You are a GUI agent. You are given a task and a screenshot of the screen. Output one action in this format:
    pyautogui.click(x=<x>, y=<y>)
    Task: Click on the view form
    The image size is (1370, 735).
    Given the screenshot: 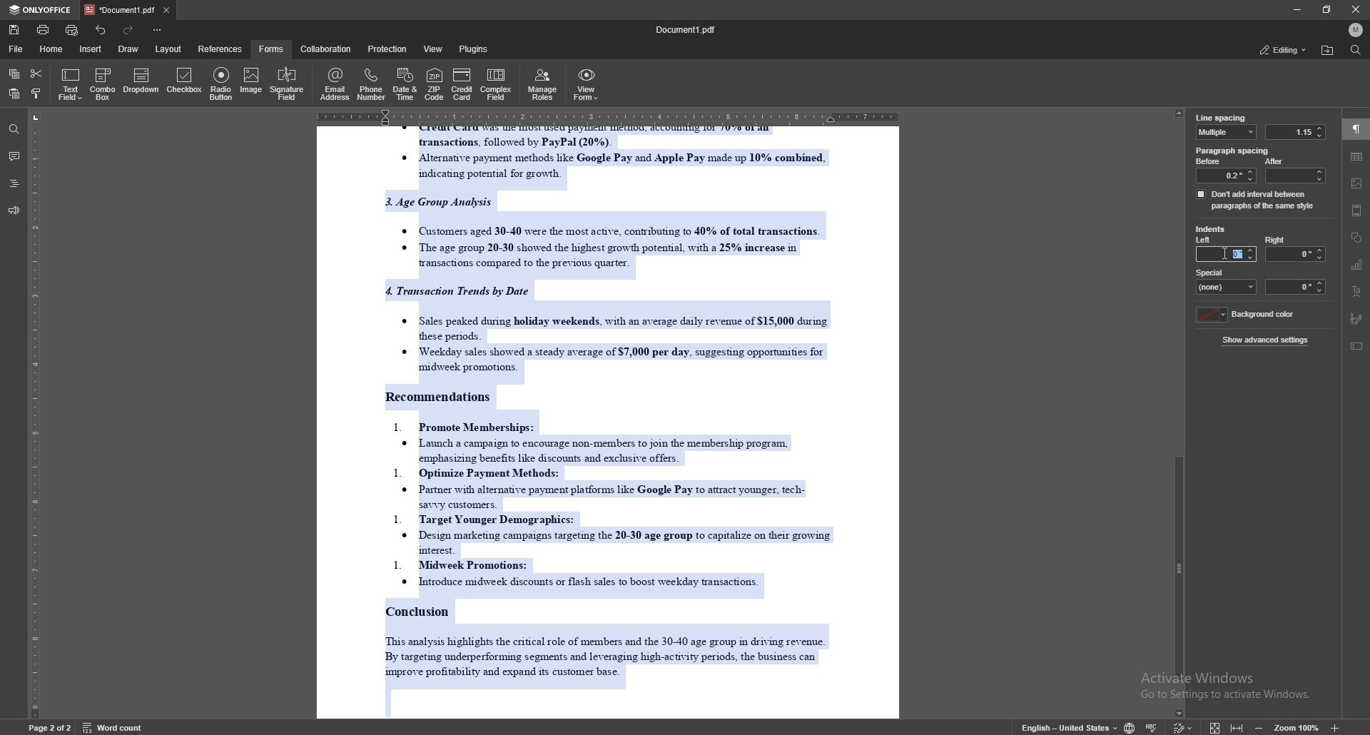 What is the action you would take?
    pyautogui.click(x=587, y=84)
    